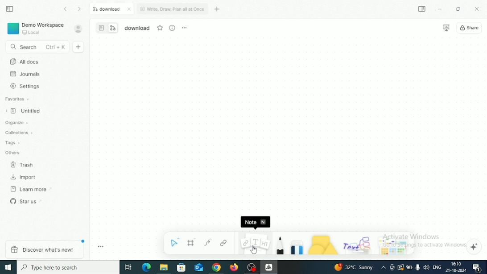 Image resolution: width=487 pixels, height=274 pixels. I want to click on Presentation, so click(446, 28).